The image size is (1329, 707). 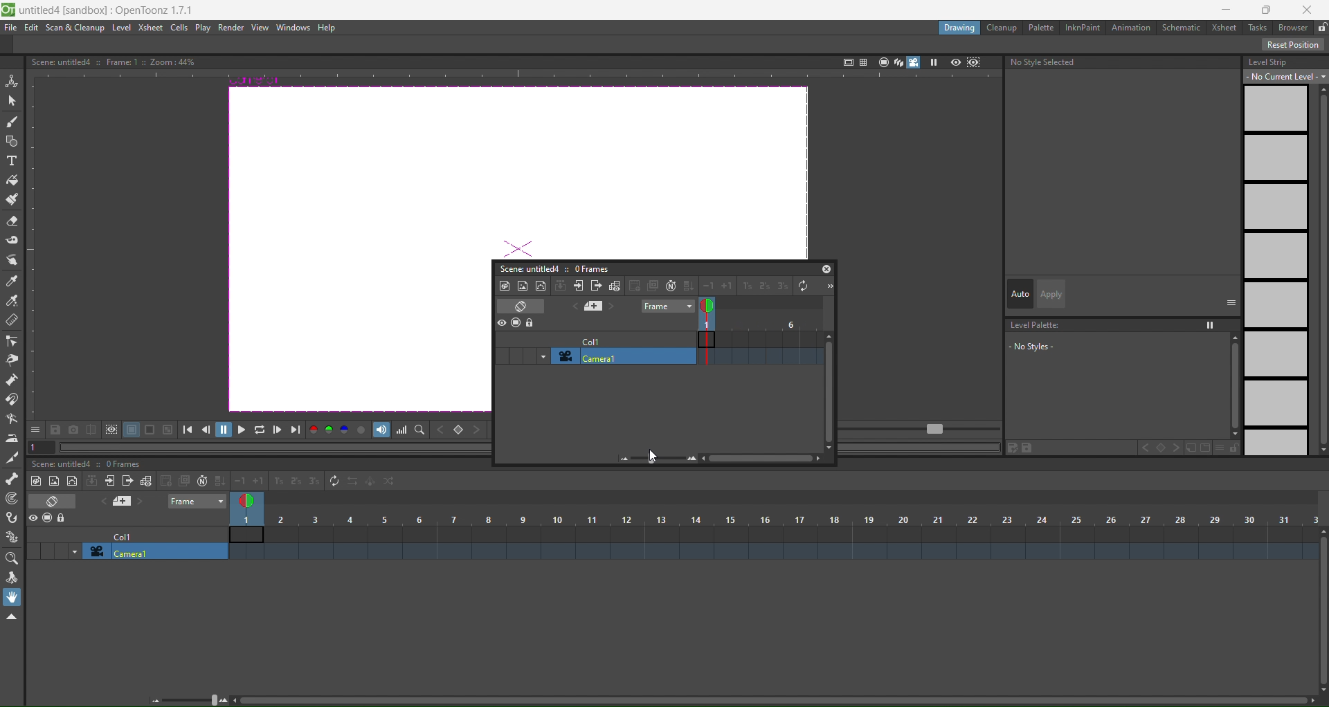 I want to click on eraser tool, so click(x=12, y=222).